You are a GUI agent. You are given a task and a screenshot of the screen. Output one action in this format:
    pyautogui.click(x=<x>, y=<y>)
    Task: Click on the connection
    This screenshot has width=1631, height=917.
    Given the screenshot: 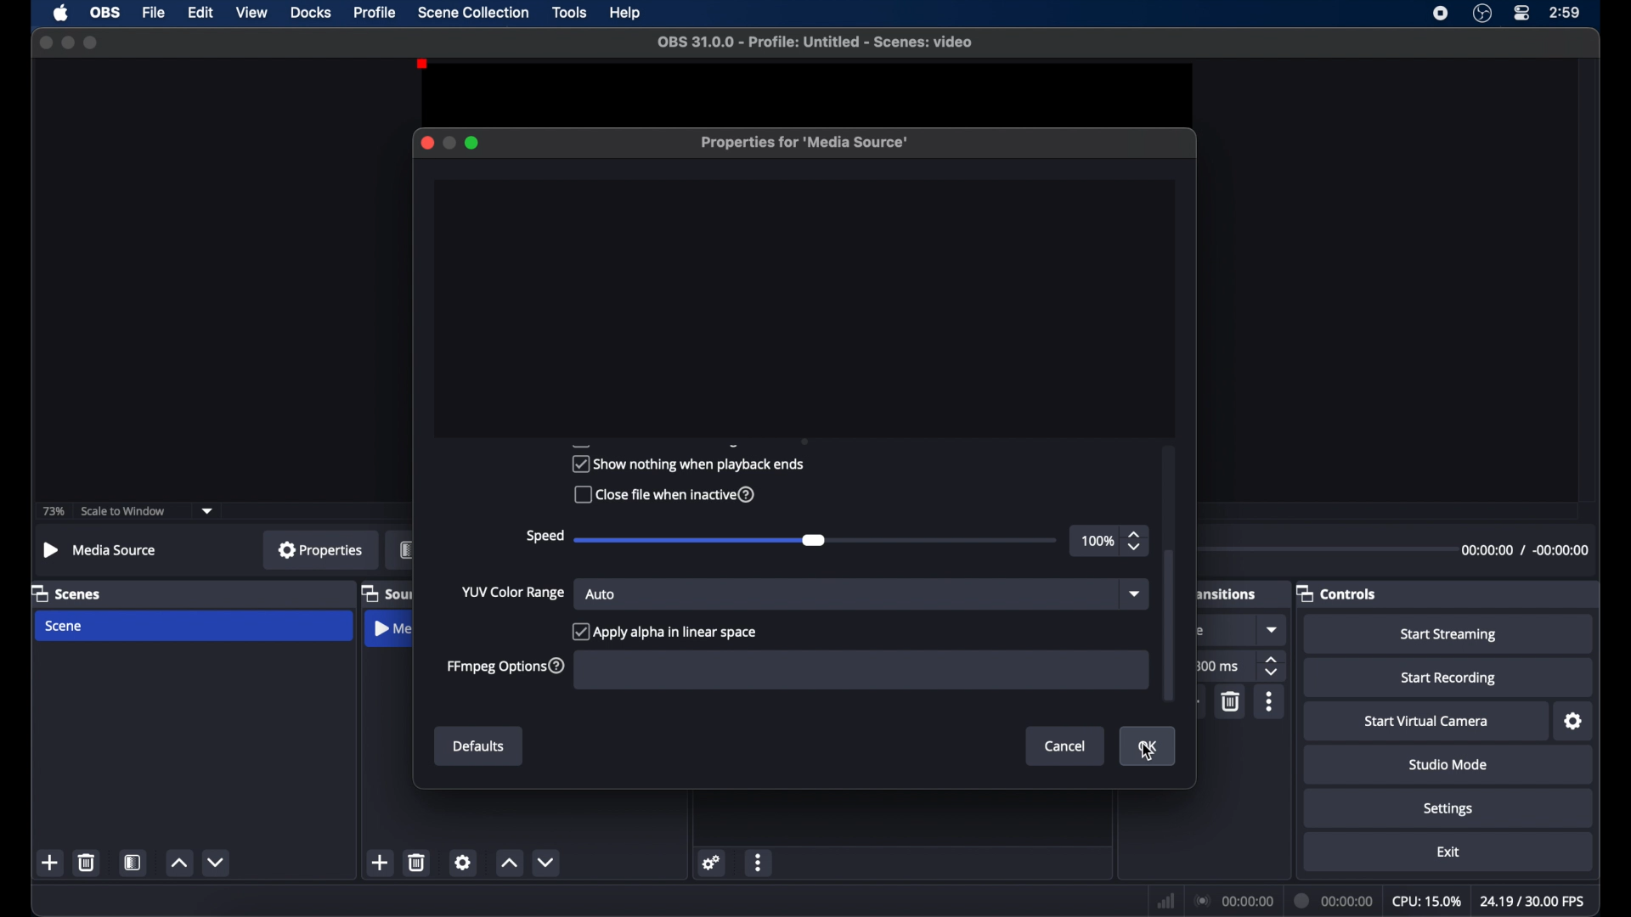 What is the action you would take?
    pyautogui.click(x=1233, y=902)
    